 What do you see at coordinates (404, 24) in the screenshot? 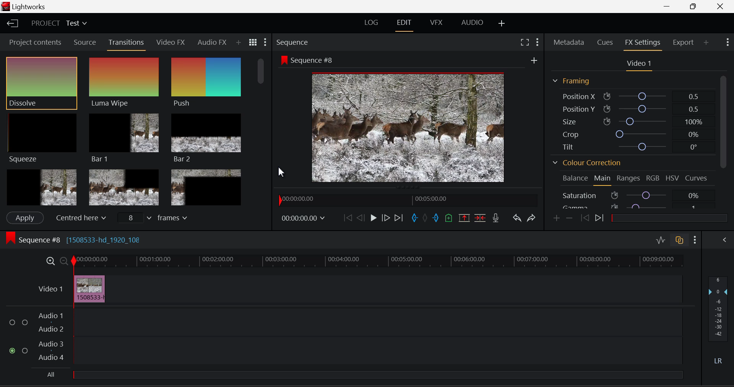
I see `EDIT Layout` at bounding box center [404, 24].